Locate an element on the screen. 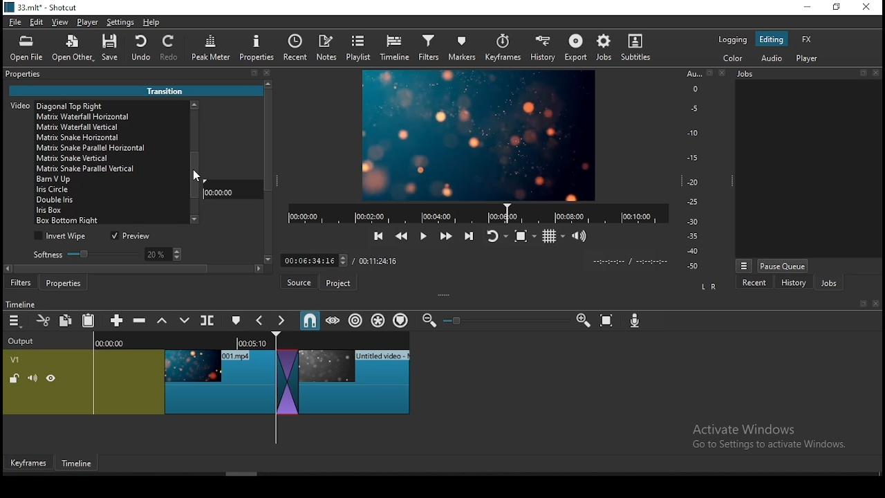 This screenshot has width=885, height=498. zoom timeline to fit is located at coordinates (608, 322).